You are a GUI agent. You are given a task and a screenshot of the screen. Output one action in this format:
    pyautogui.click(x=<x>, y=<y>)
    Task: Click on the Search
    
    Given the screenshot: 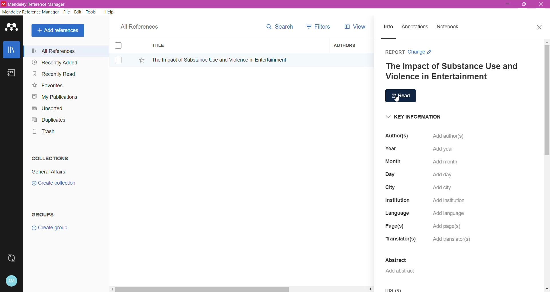 What is the action you would take?
    pyautogui.click(x=278, y=27)
    